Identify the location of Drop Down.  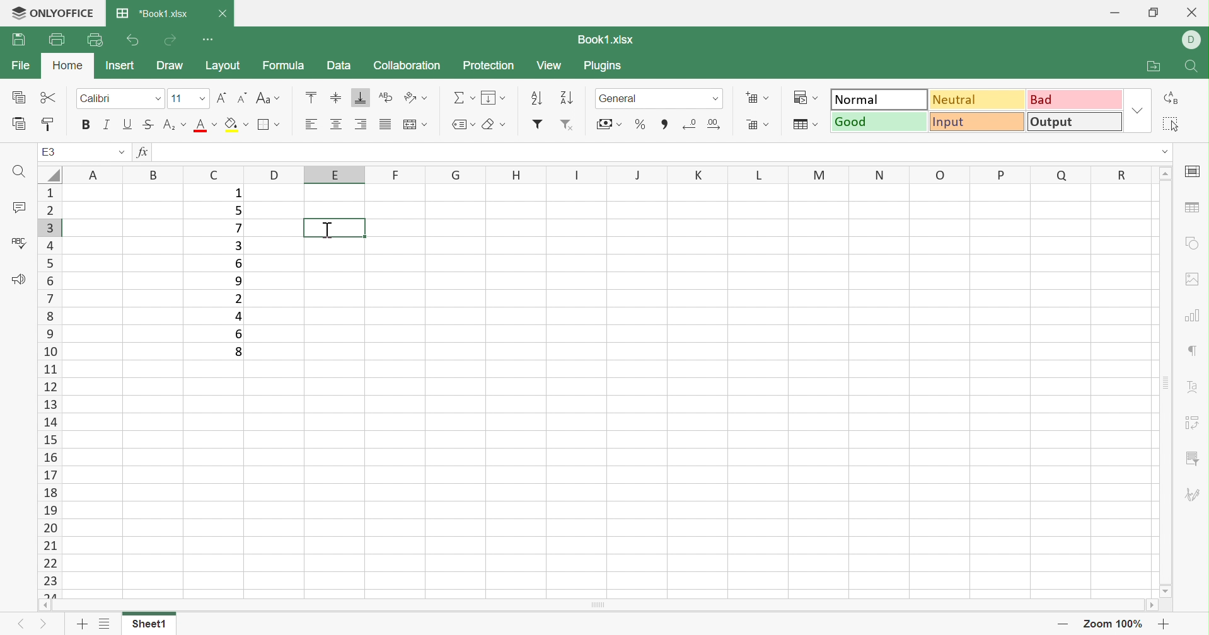
(158, 98).